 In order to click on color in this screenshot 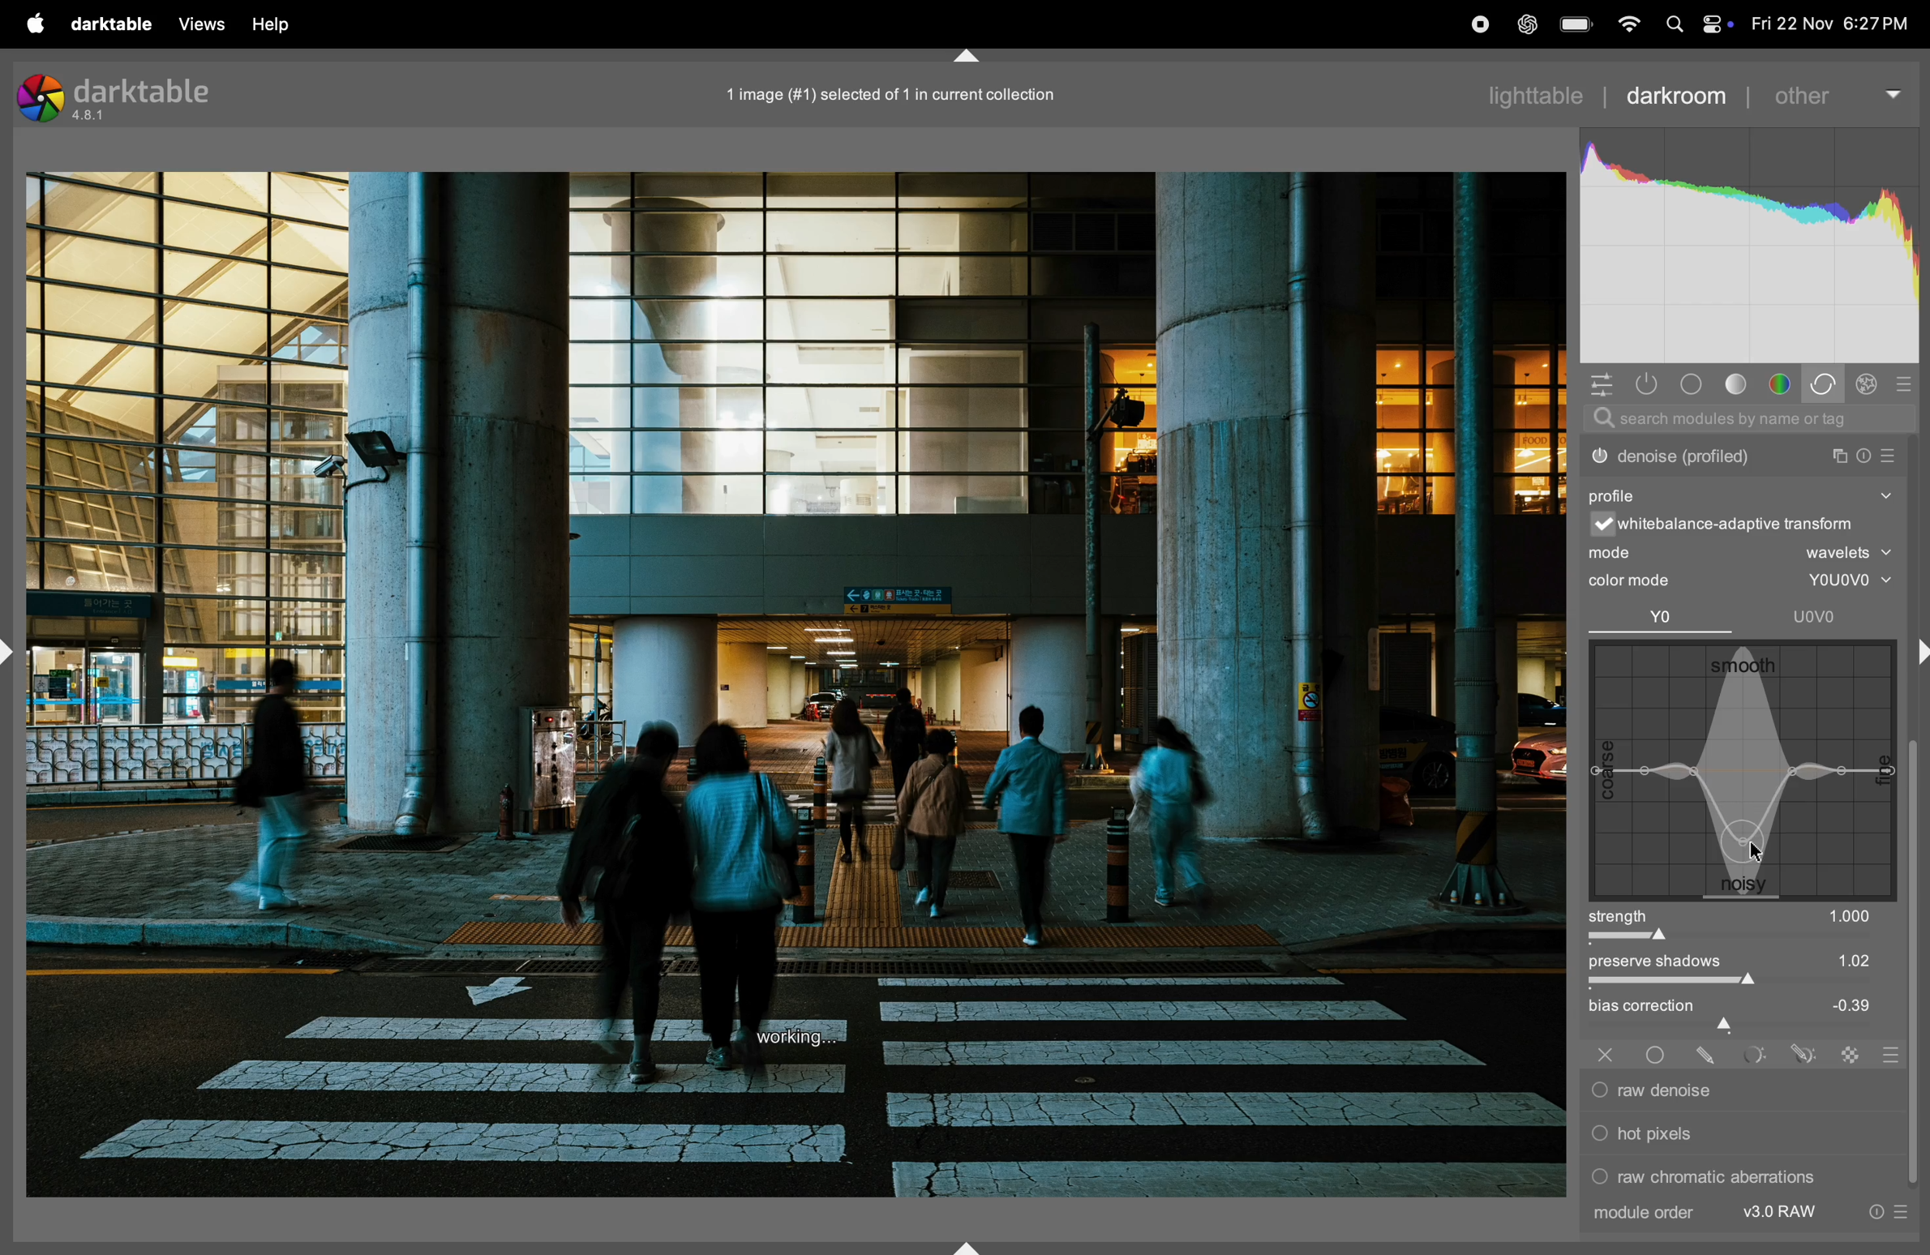, I will do `click(1780, 383)`.